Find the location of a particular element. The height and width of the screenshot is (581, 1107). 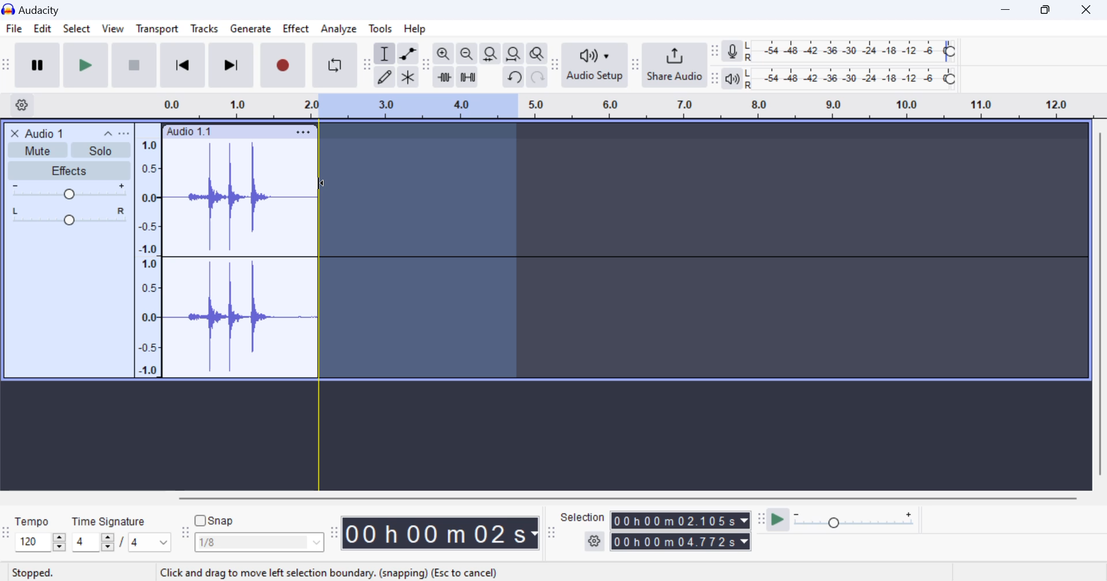

Clip Label is located at coordinates (190, 132).